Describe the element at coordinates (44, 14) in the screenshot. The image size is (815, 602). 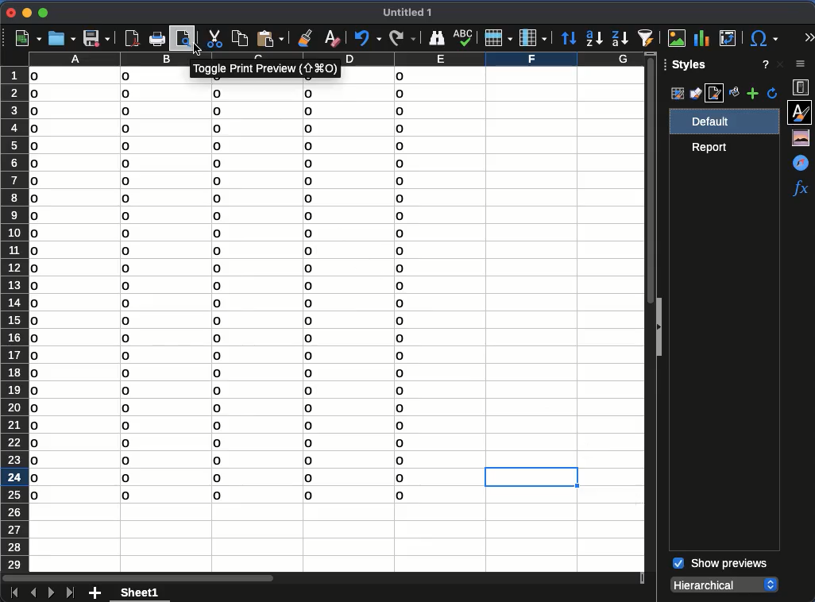
I see `maximize` at that location.